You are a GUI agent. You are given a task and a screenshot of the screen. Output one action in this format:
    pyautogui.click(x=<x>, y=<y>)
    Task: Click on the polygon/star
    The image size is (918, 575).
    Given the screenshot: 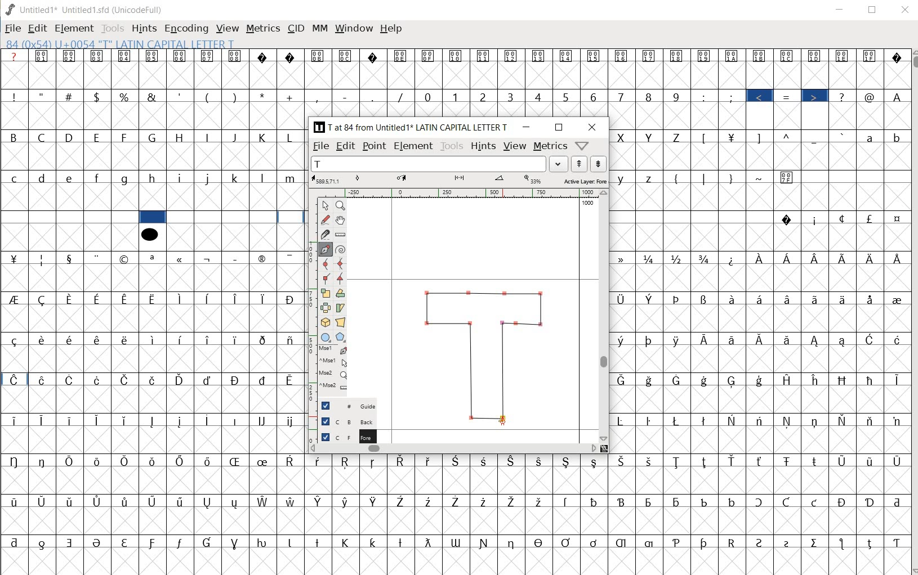 What is the action you would take?
    pyautogui.click(x=340, y=337)
    